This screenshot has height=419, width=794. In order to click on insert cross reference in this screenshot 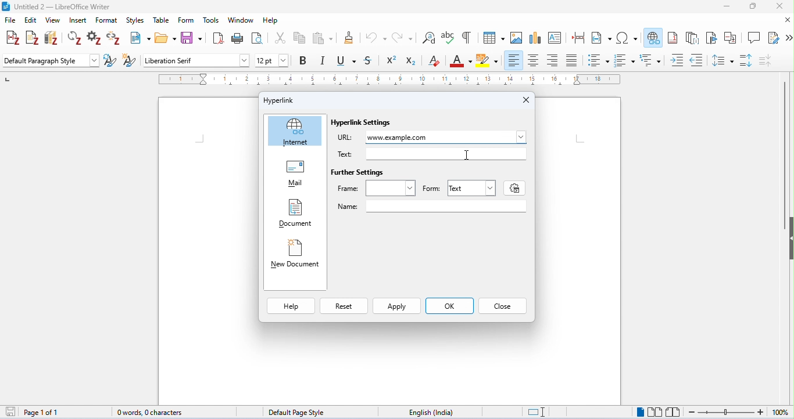, I will do `click(731, 38)`.